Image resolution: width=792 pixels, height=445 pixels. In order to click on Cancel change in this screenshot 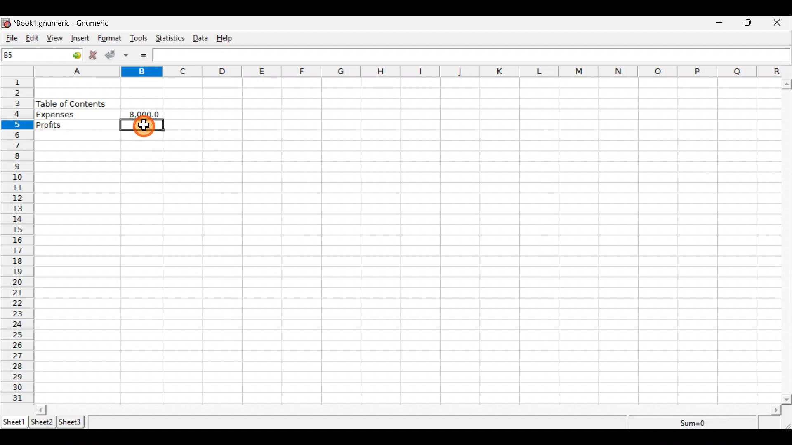, I will do `click(94, 56)`.